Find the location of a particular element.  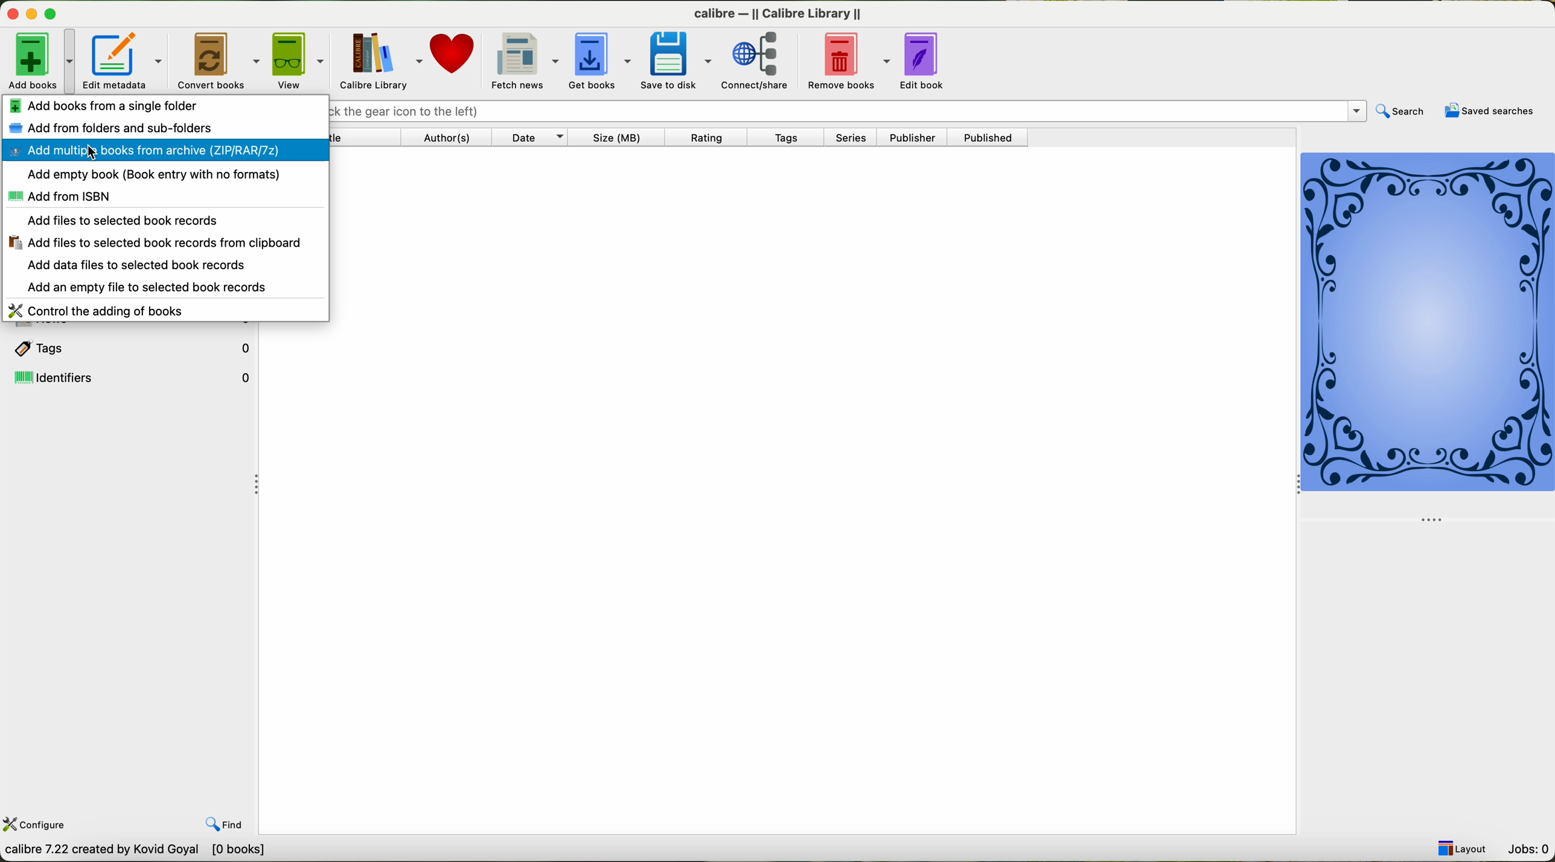

jobs: 0 is located at coordinates (1529, 848).